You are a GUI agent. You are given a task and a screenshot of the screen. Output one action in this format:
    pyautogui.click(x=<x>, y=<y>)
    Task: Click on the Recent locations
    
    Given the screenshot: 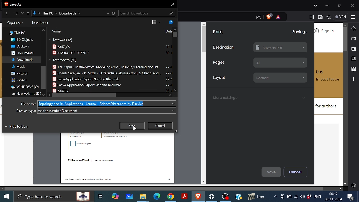 What is the action you would take?
    pyautogui.click(x=22, y=13)
    